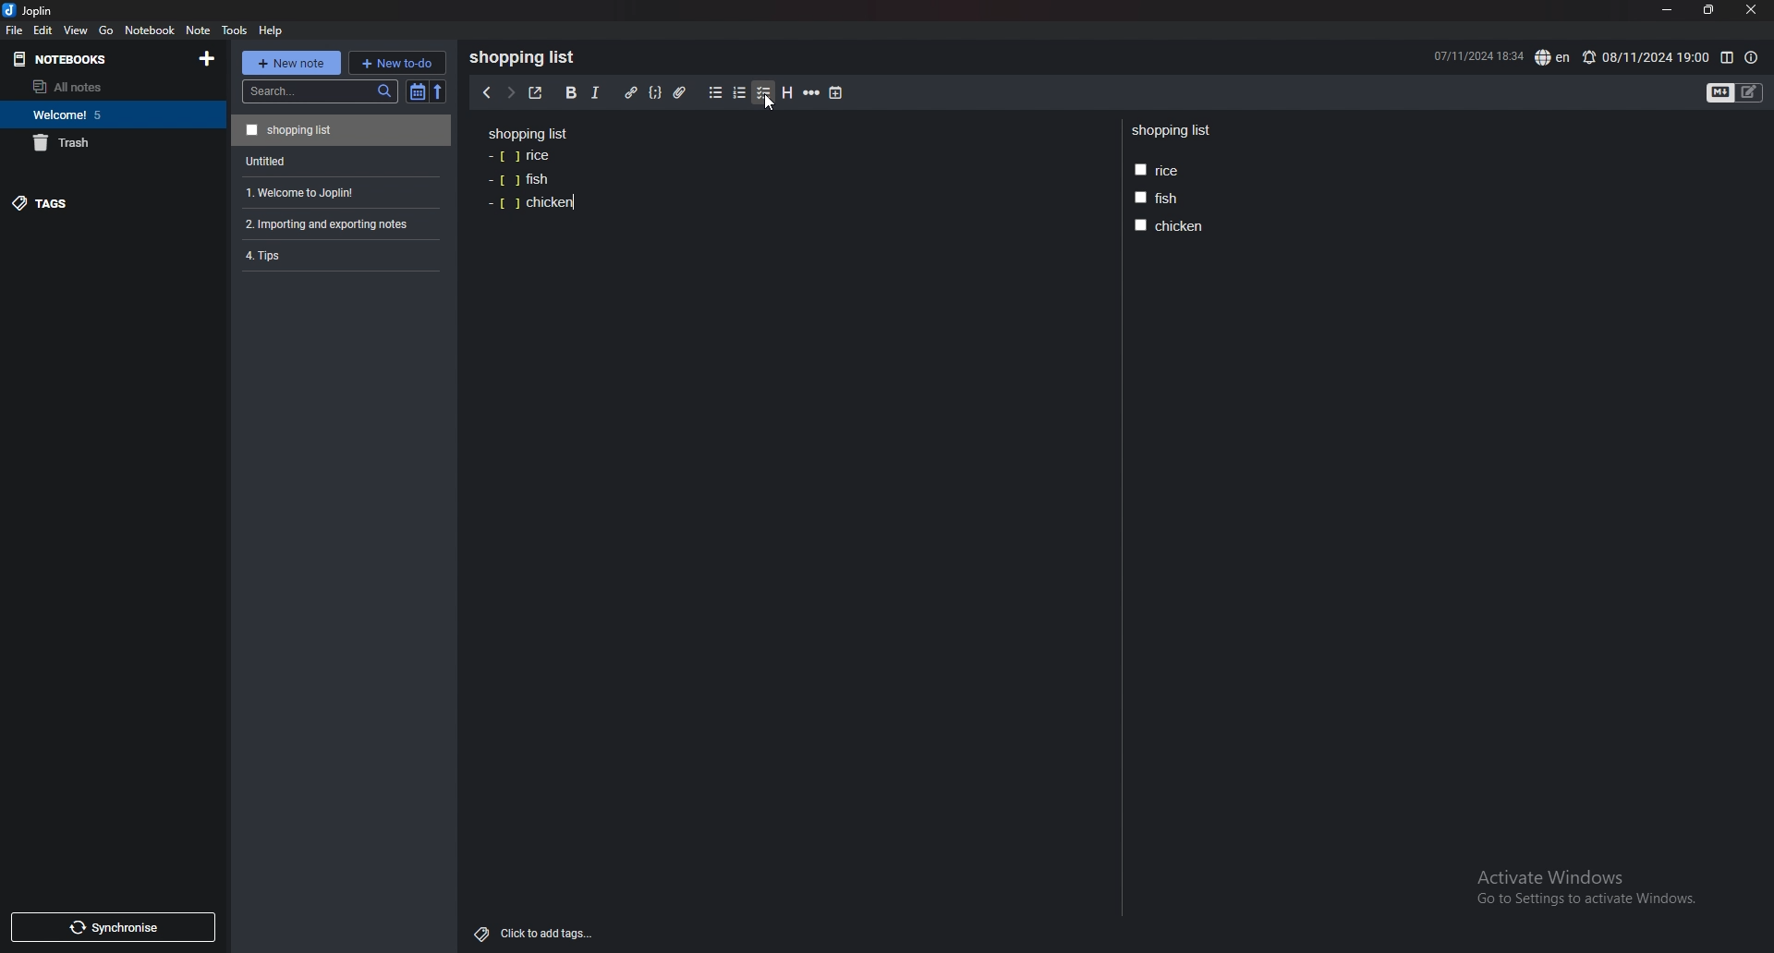 The width and height of the screenshot is (1774, 953). I want to click on toggle sort order, so click(418, 91).